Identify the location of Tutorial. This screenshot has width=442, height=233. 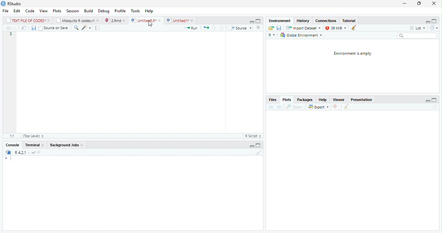
(350, 20).